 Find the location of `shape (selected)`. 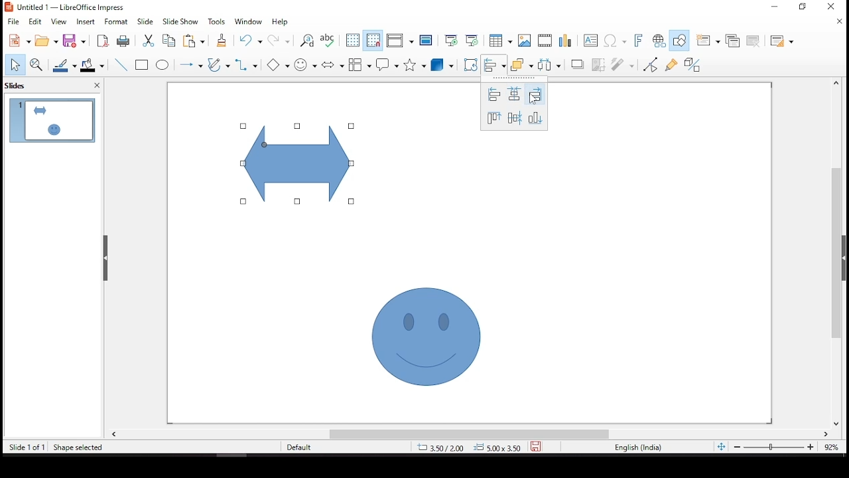

shape (selected) is located at coordinates (299, 161).